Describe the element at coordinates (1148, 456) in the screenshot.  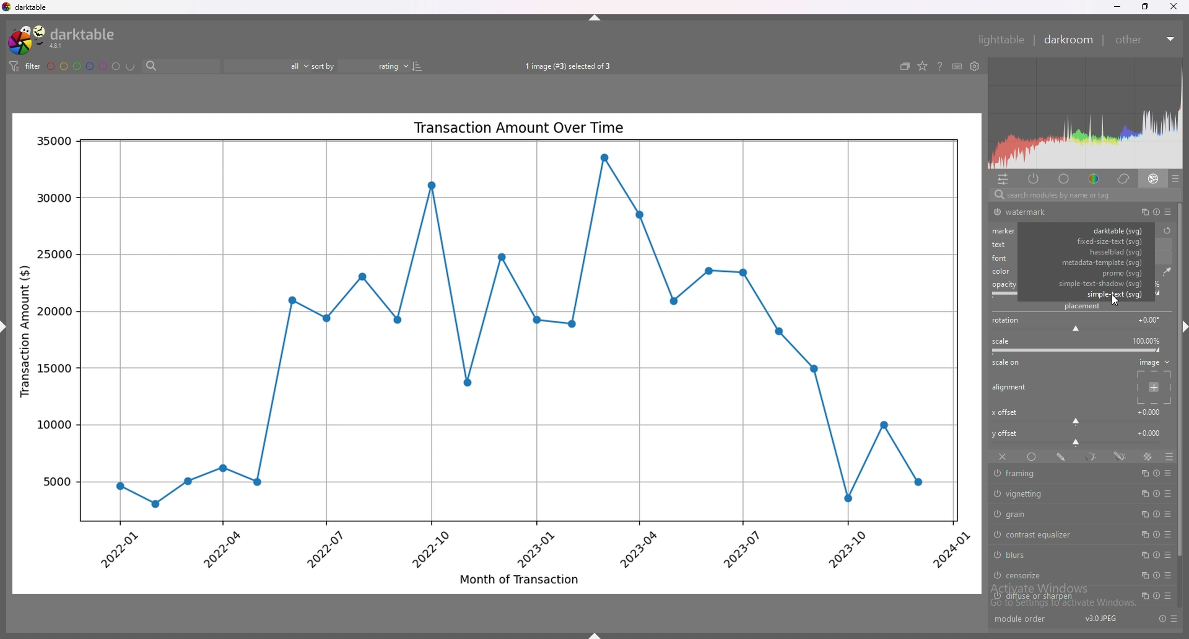
I see `raster mask` at that location.